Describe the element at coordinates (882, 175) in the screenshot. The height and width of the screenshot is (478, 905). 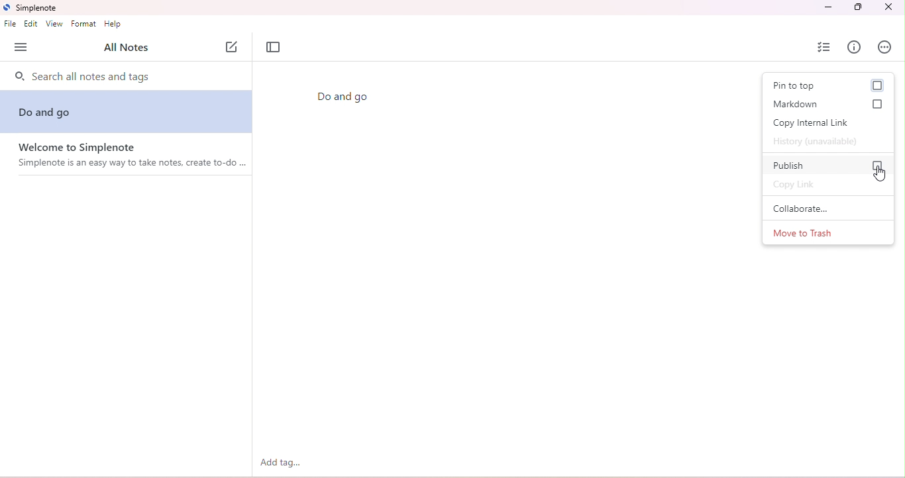
I see `cursor` at that location.